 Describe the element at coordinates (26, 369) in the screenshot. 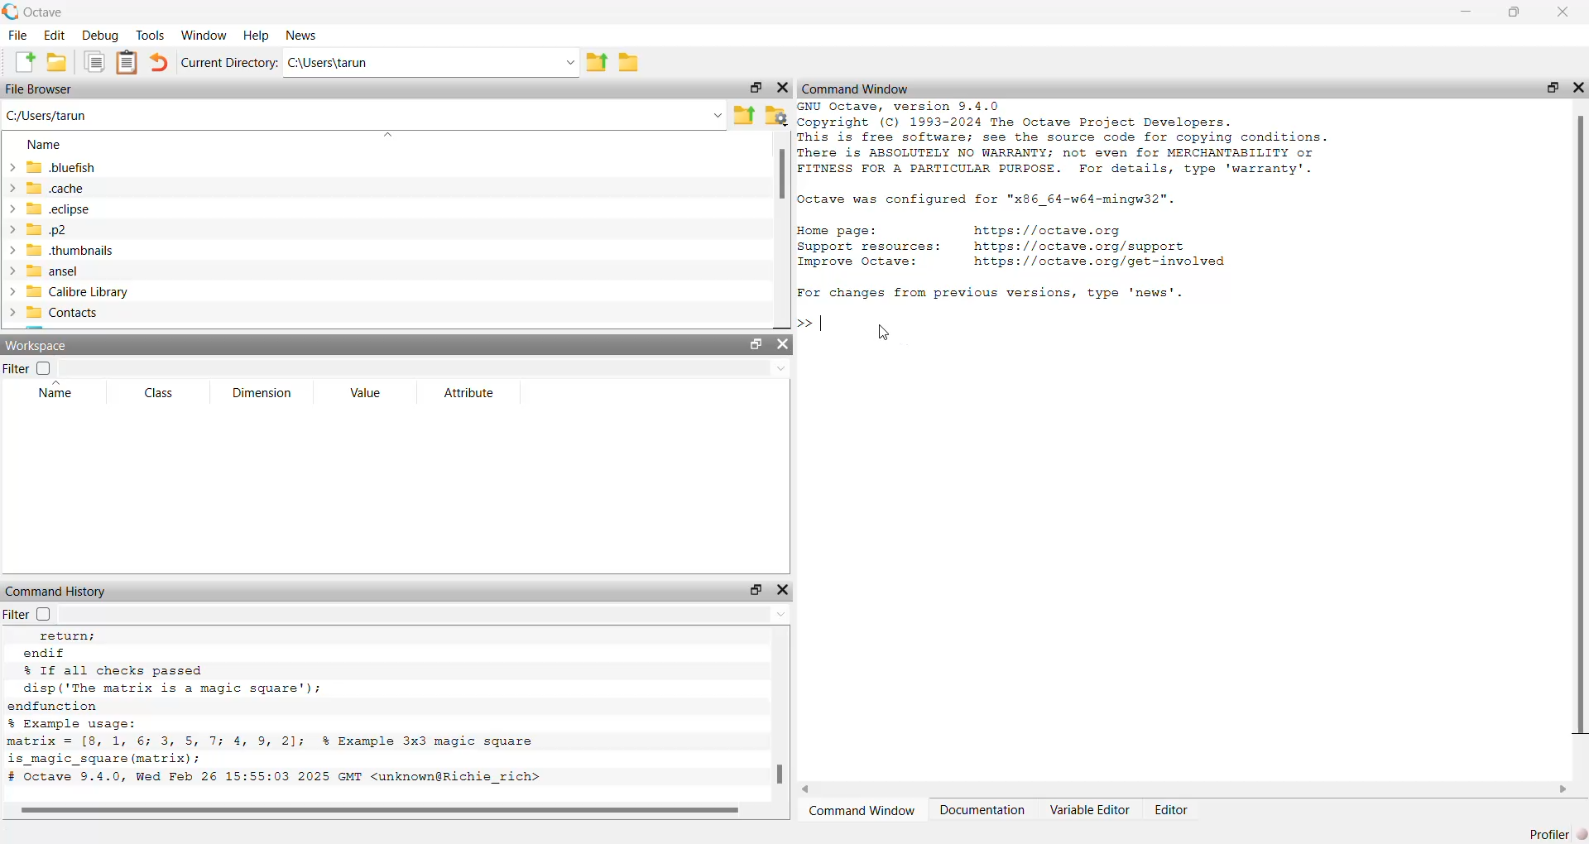

I see `Filter` at that location.